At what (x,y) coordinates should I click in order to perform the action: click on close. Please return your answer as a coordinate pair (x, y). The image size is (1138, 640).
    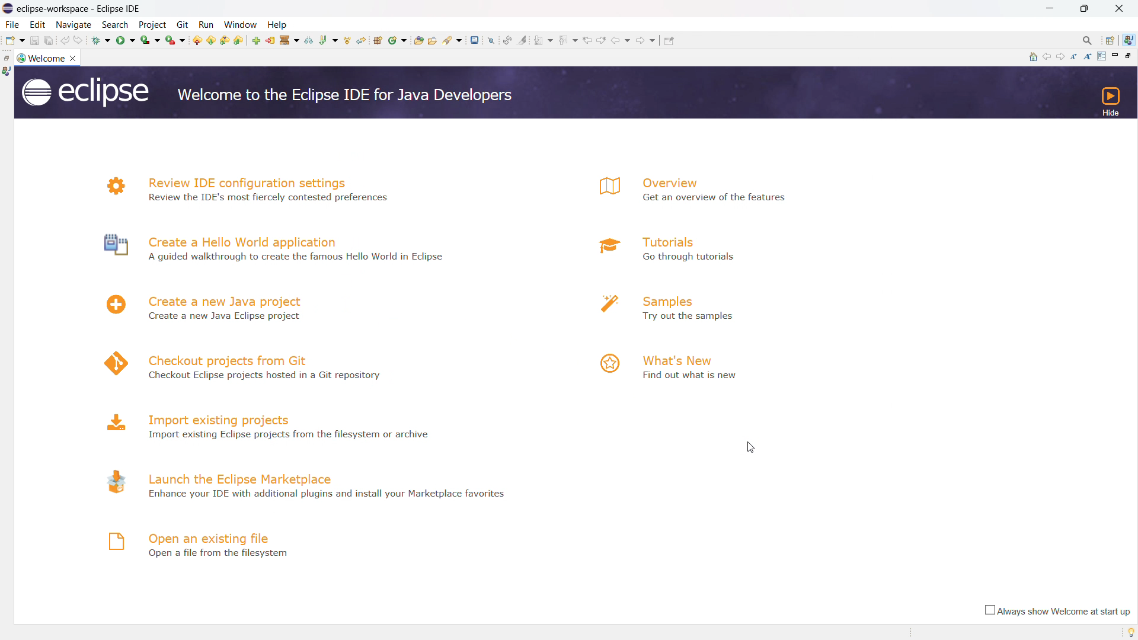
    Looking at the image, I should click on (1120, 9).